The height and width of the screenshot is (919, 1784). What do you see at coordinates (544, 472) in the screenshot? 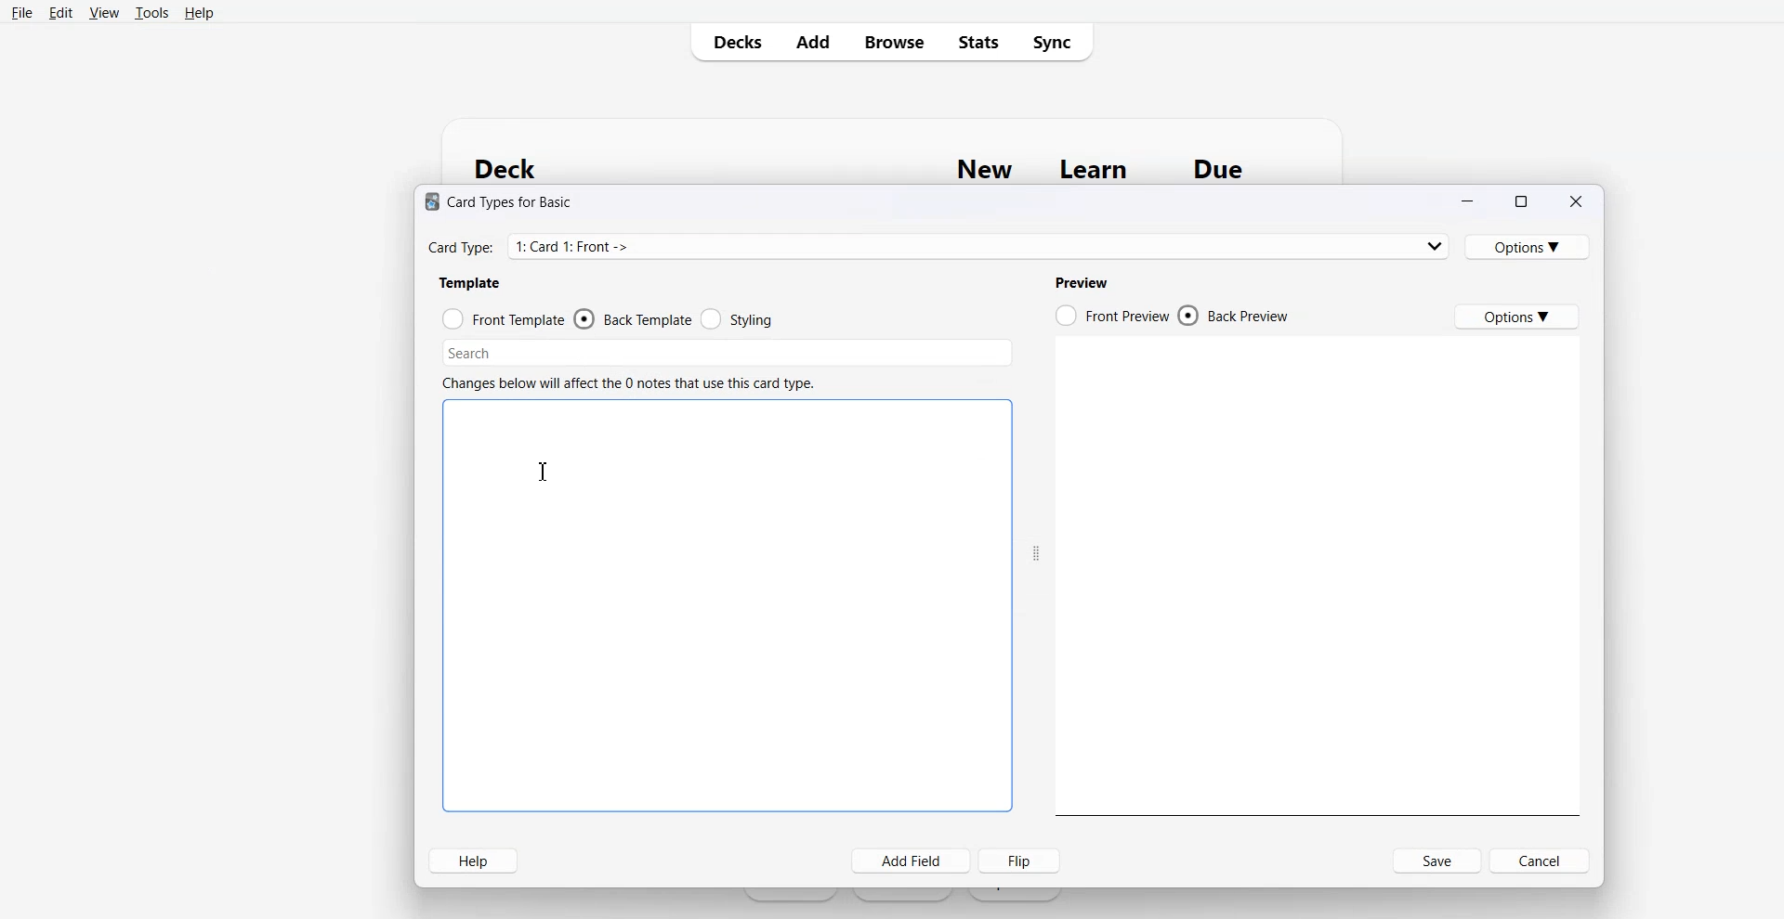
I see `Text Cursor` at bounding box center [544, 472].